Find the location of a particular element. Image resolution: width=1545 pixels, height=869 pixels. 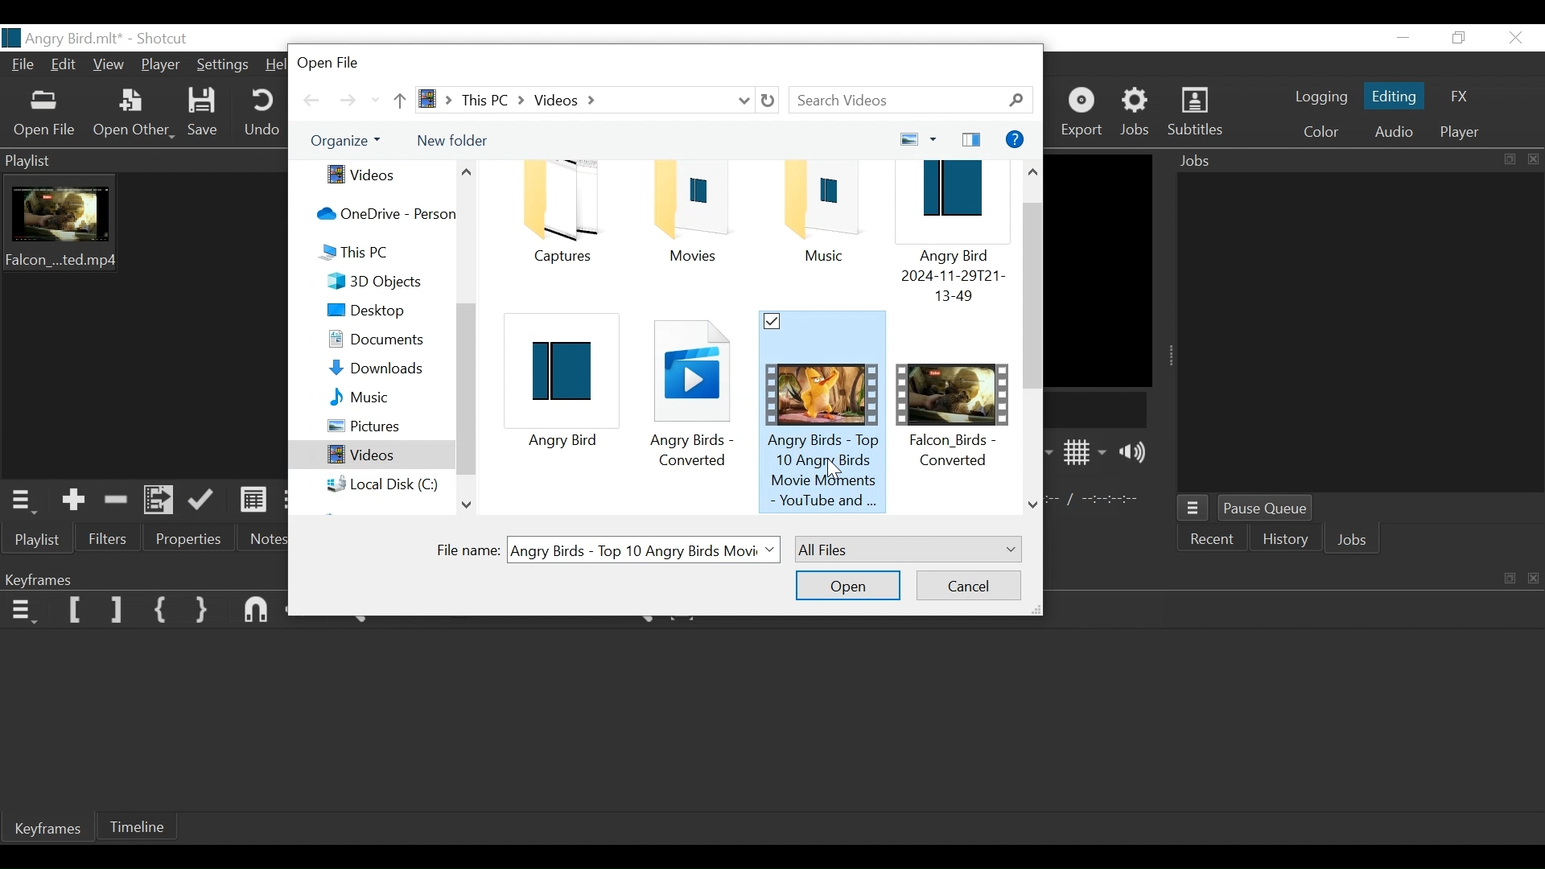

Refresh is located at coordinates (767, 100).